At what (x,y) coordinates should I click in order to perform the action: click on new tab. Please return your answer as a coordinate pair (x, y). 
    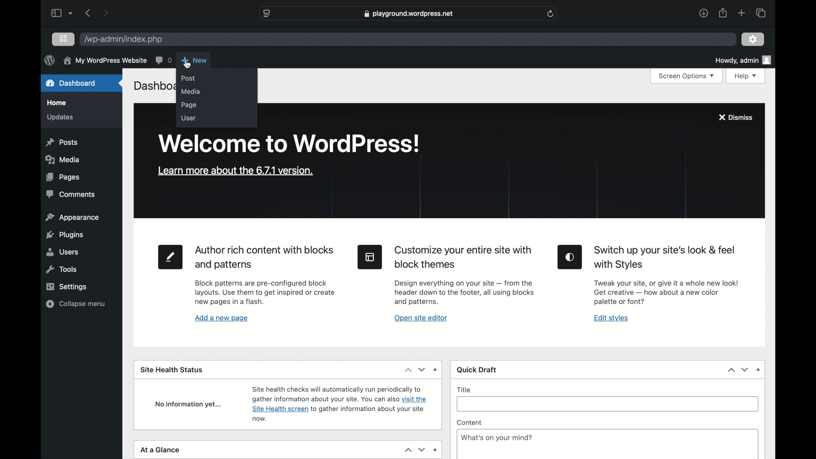
    Looking at the image, I should click on (742, 14).